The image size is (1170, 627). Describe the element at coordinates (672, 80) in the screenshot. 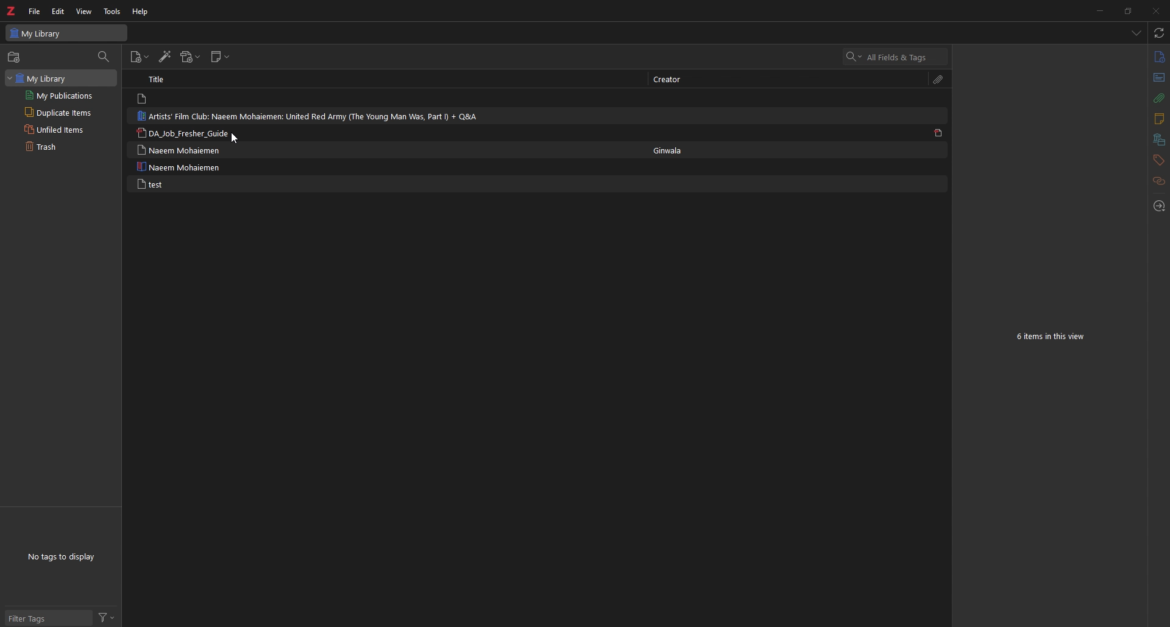

I see `creator` at that location.